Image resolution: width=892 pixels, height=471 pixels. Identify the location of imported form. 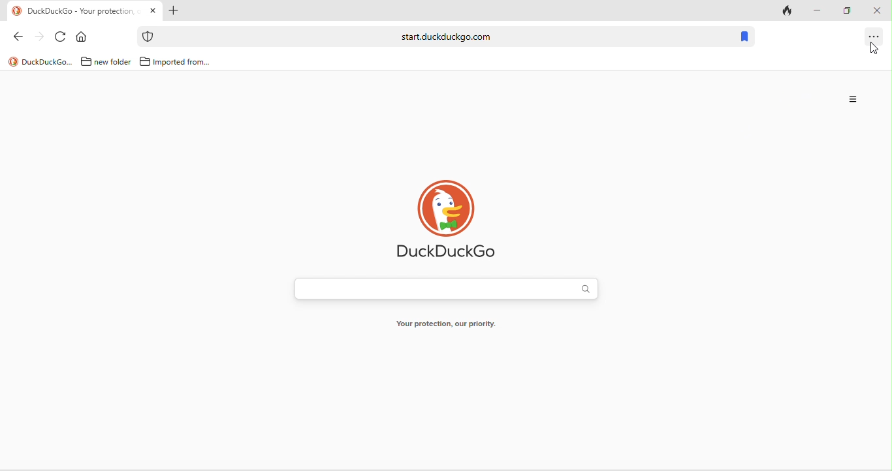
(176, 62).